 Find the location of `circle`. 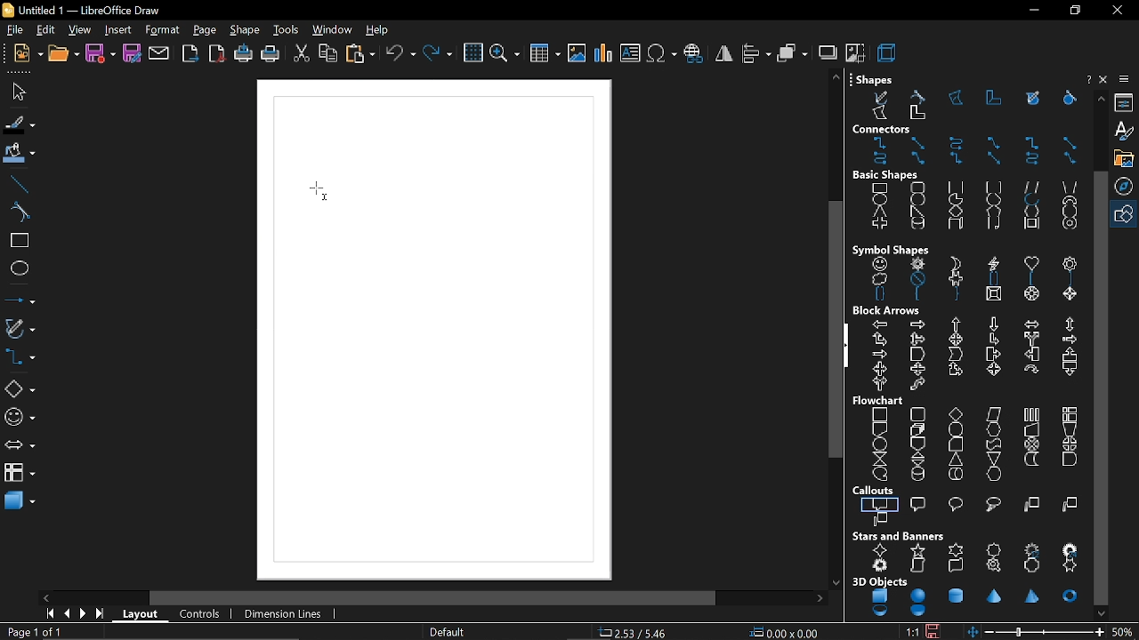

circle is located at coordinates (918, 199).